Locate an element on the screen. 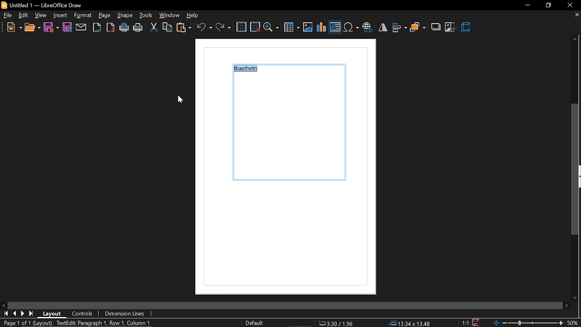 Image resolution: width=581 pixels, height=327 pixels. snap to grid is located at coordinates (255, 26).